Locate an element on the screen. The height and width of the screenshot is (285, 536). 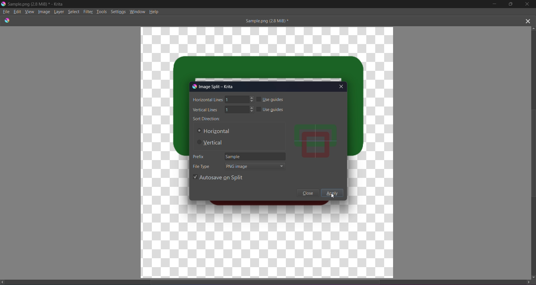
Scroll up is located at coordinates (534, 28).